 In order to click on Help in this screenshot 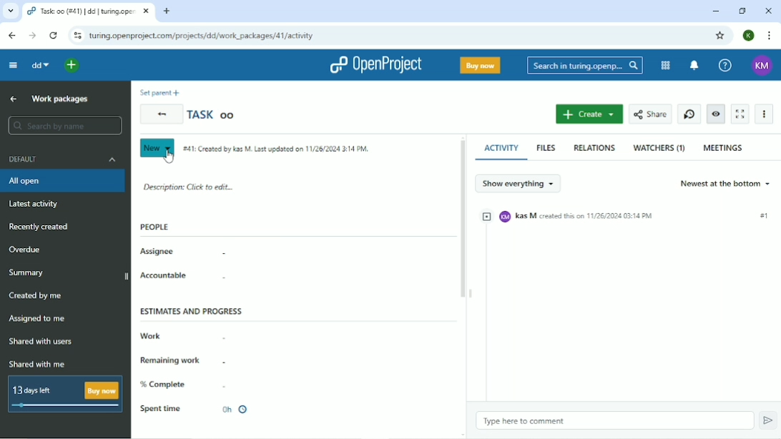, I will do `click(724, 64)`.